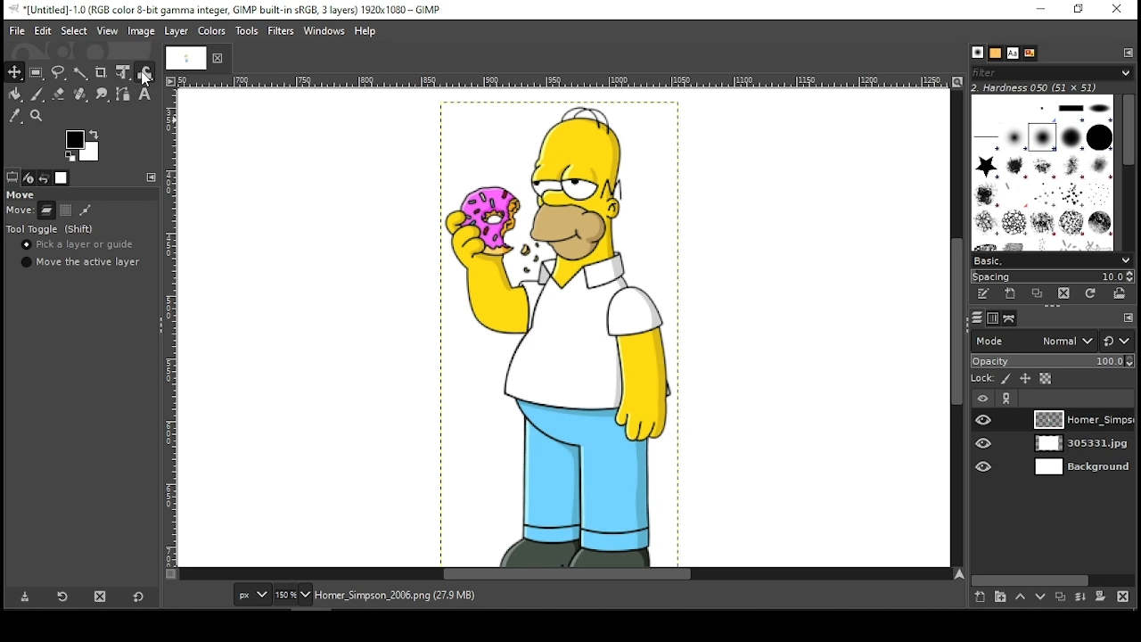 The image size is (1141, 642). Describe the element at coordinates (143, 31) in the screenshot. I see `image` at that location.